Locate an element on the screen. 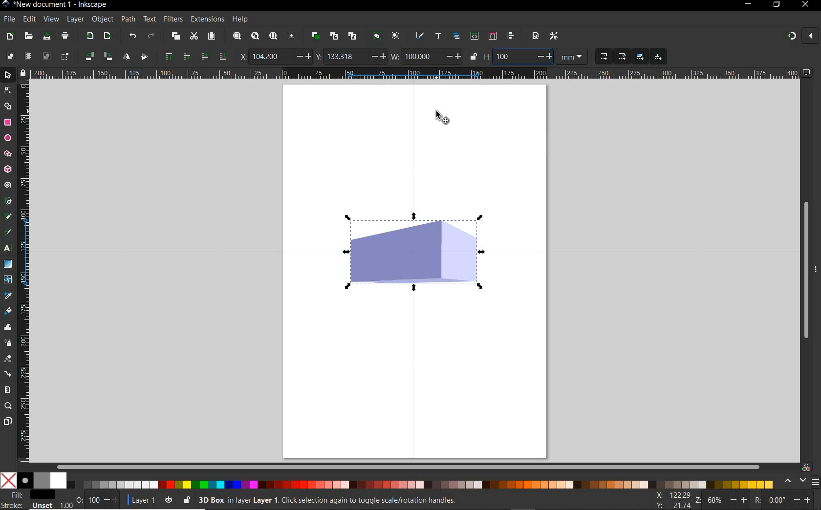  restore down is located at coordinates (777, 5).